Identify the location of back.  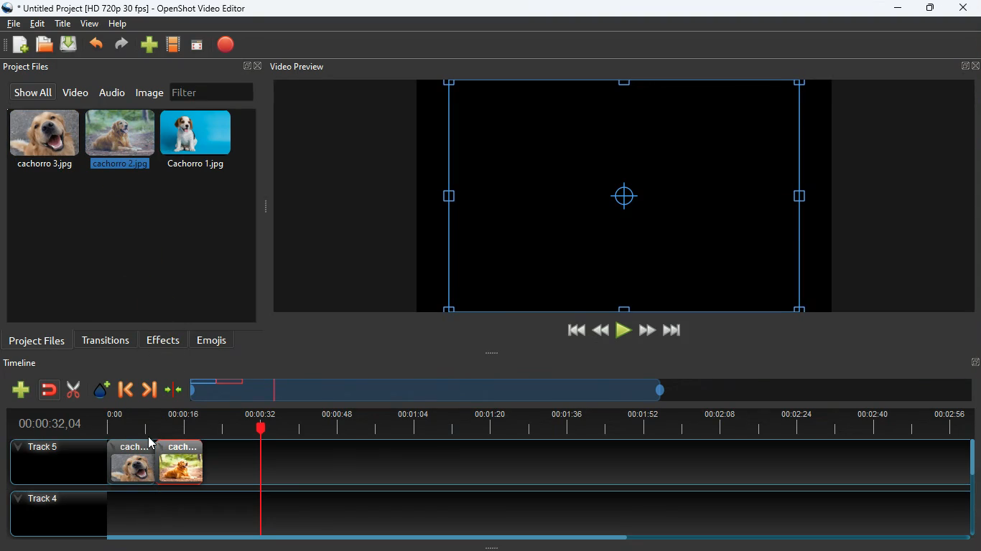
(124, 391).